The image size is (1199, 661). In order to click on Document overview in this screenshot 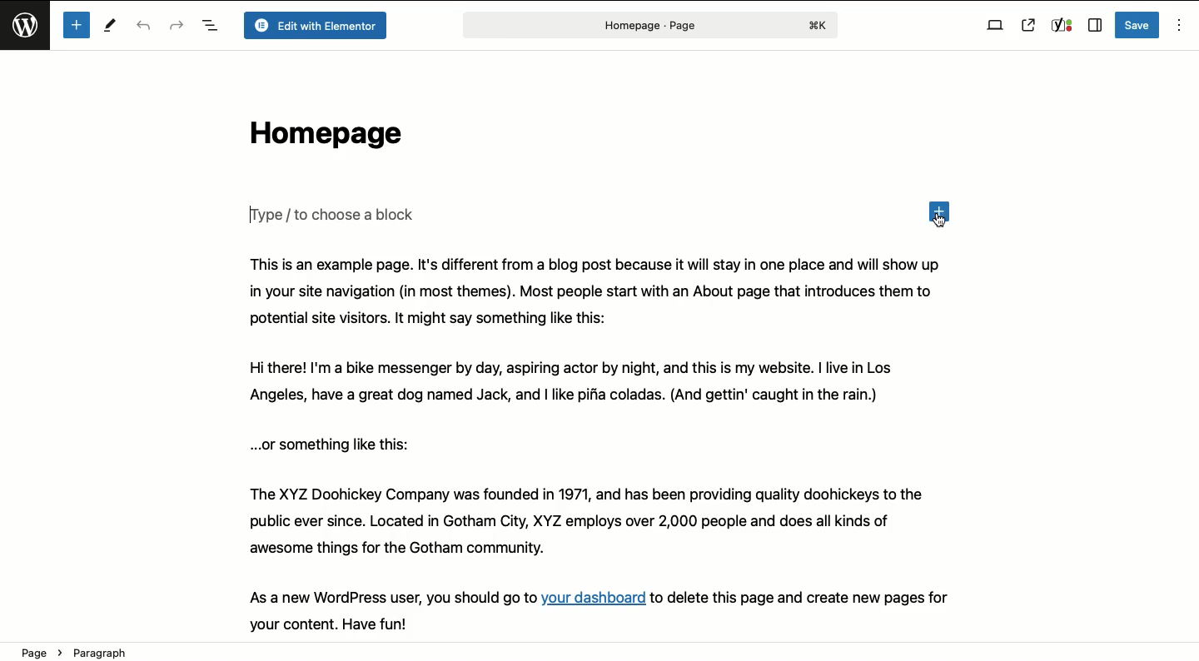, I will do `click(210, 27)`.